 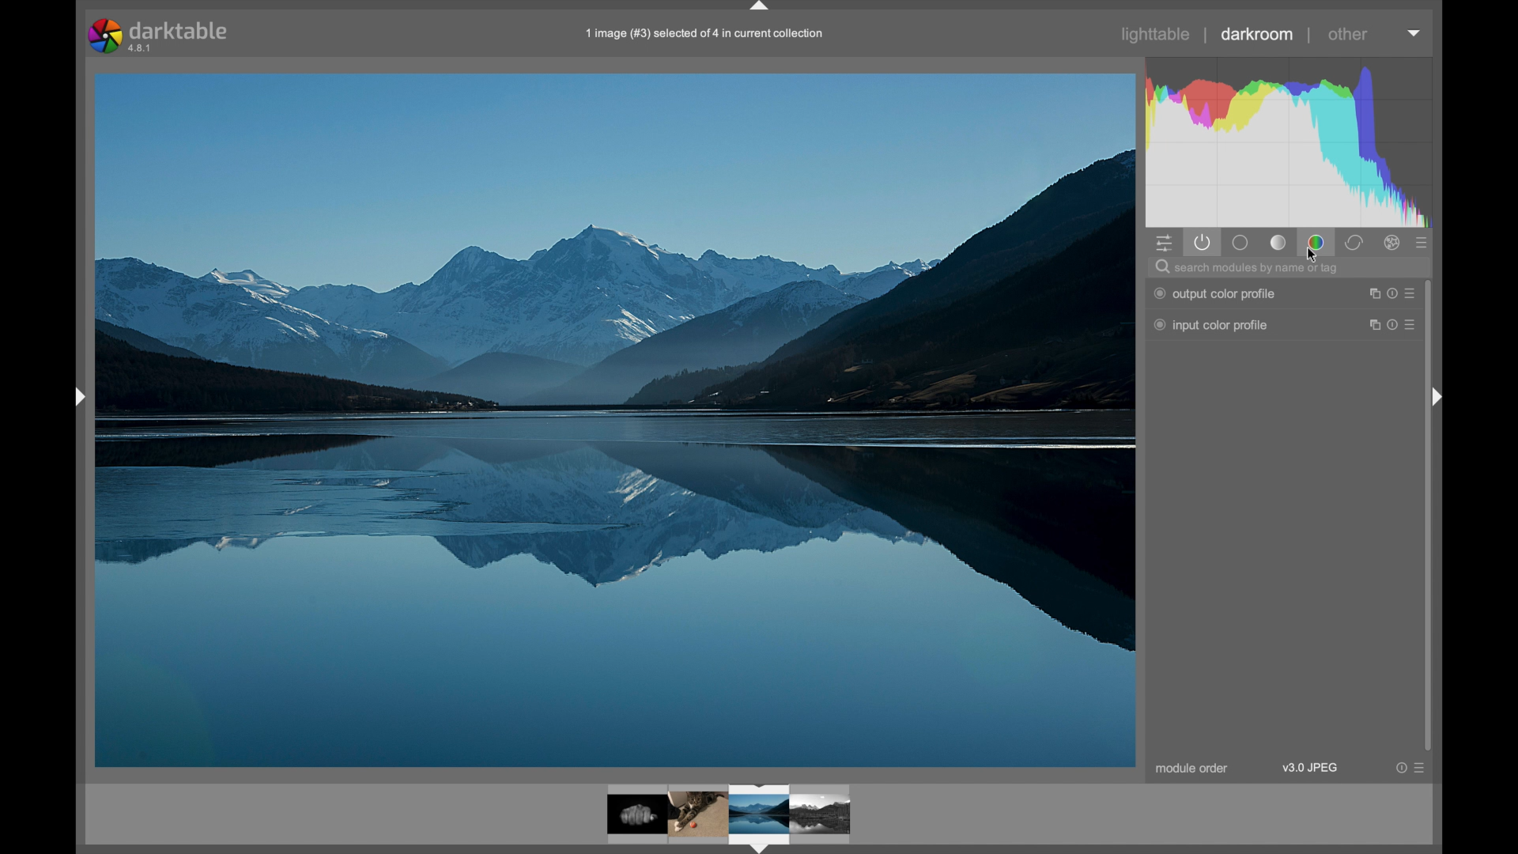 What do you see at coordinates (160, 36) in the screenshot?
I see `darktable` at bounding box center [160, 36].